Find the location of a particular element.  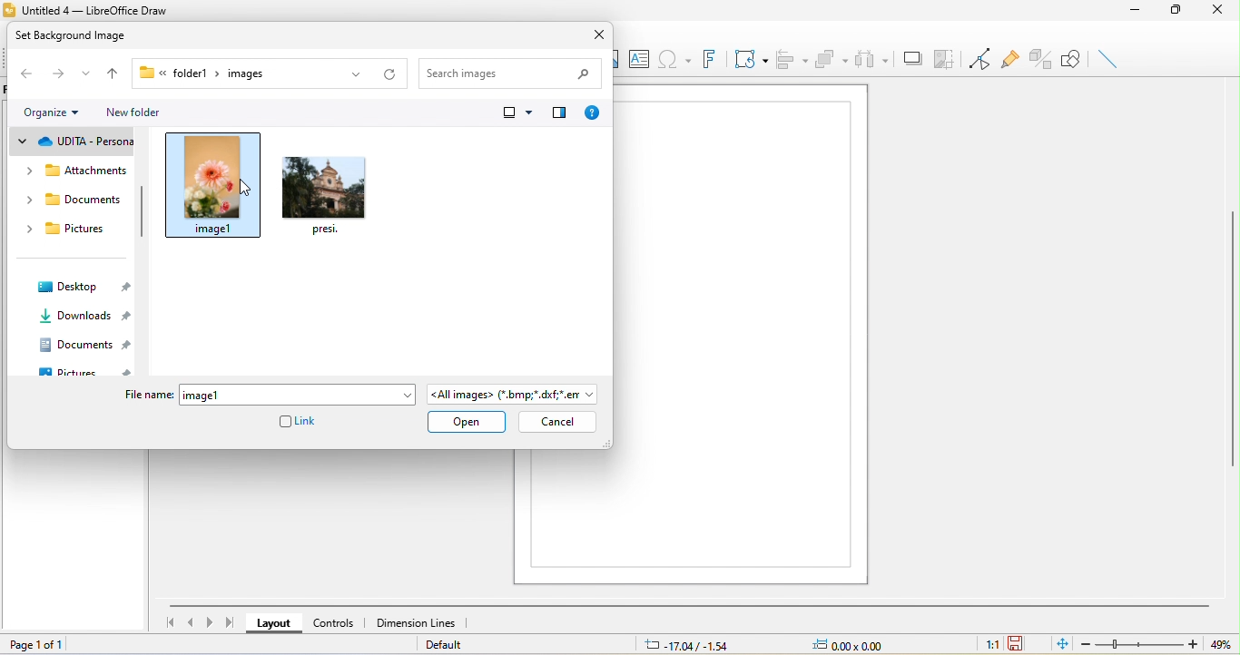

new folder is located at coordinates (138, 111).